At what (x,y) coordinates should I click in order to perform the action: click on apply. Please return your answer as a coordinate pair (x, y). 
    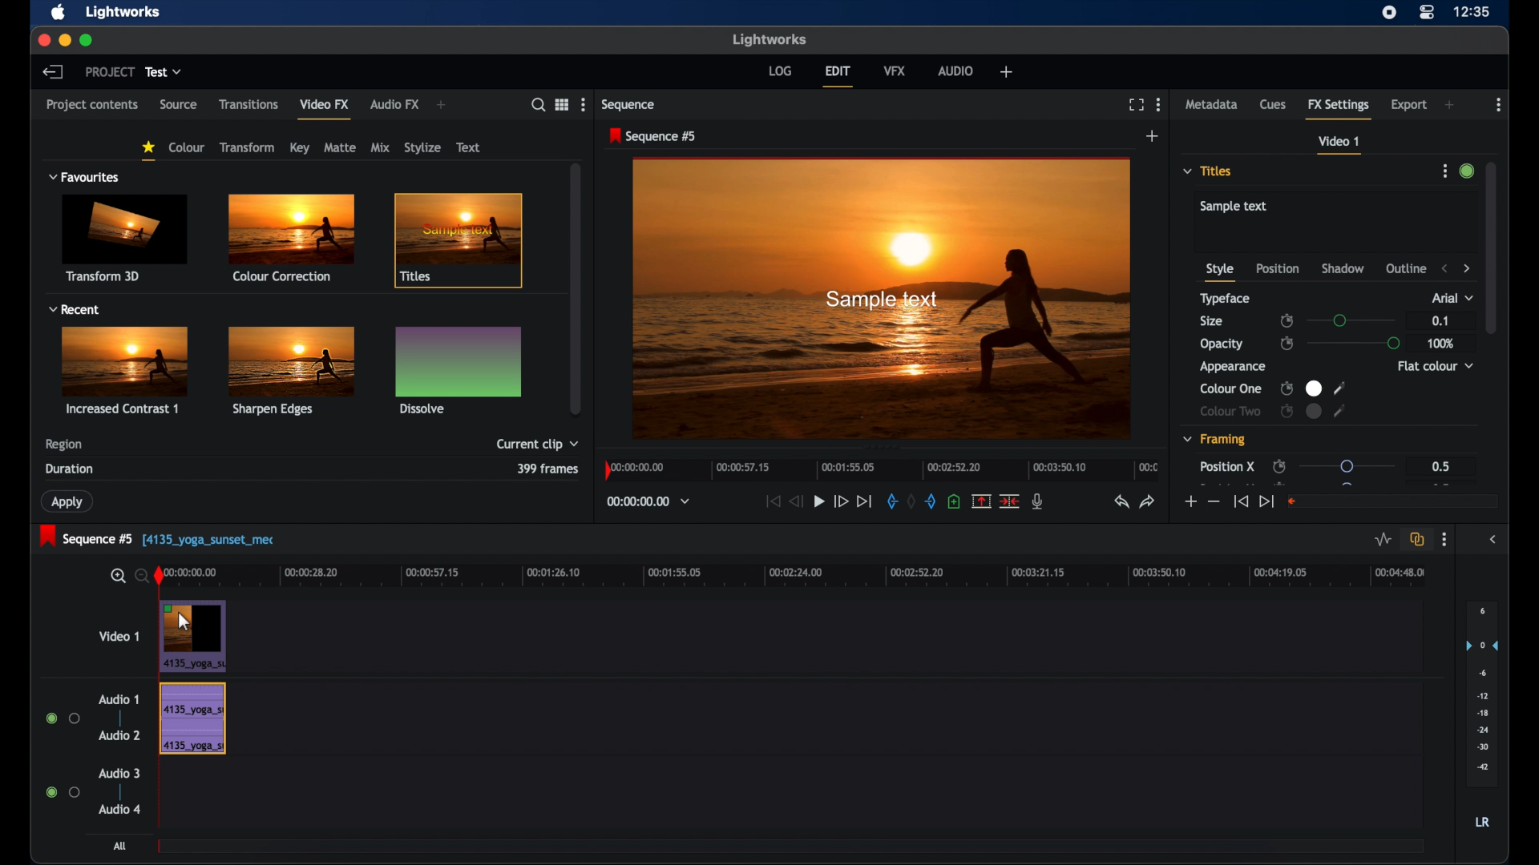
    Looking at the image, I should click on (69, 501).